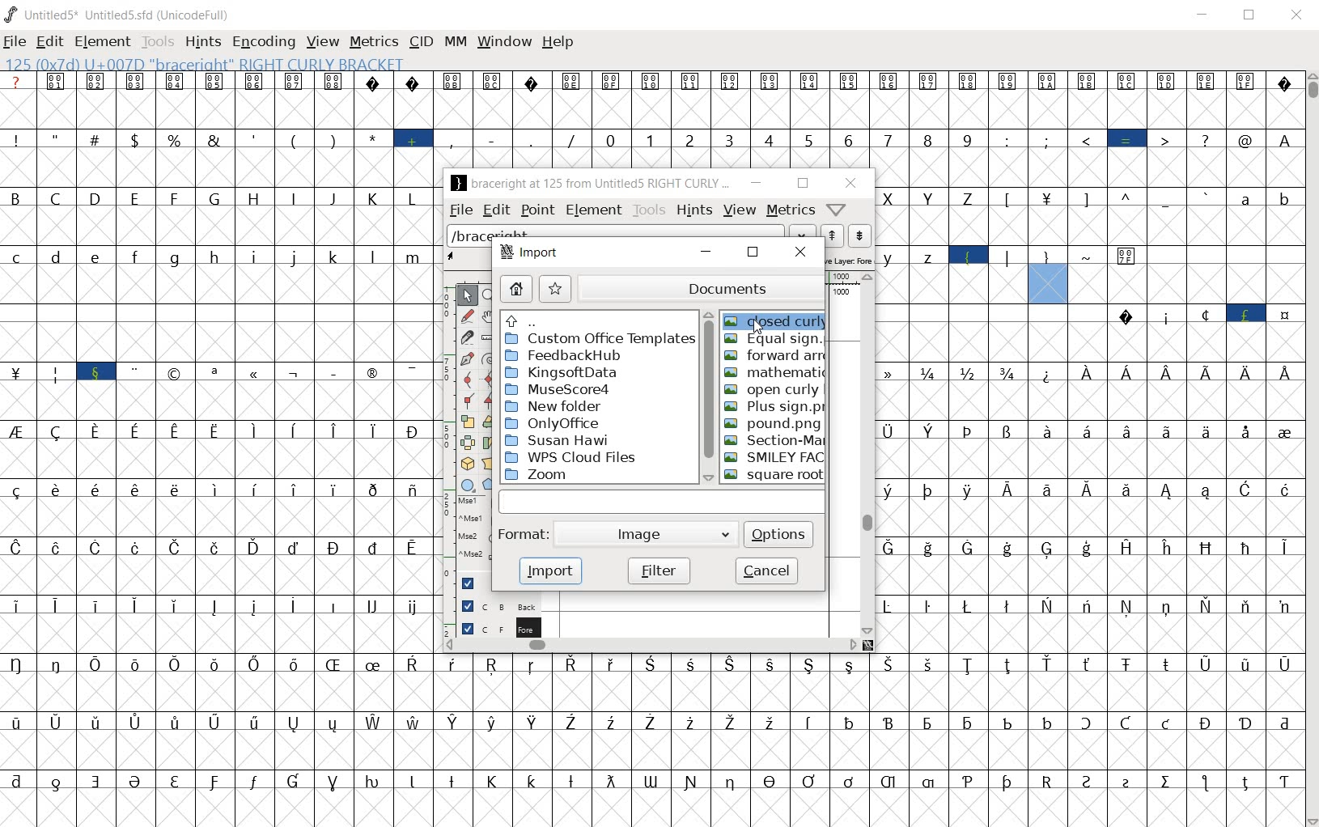 This screenshot has width=1319, height=827. Describe the element at coordinates (460, 212) in the screenshot. I see `file` at that location.